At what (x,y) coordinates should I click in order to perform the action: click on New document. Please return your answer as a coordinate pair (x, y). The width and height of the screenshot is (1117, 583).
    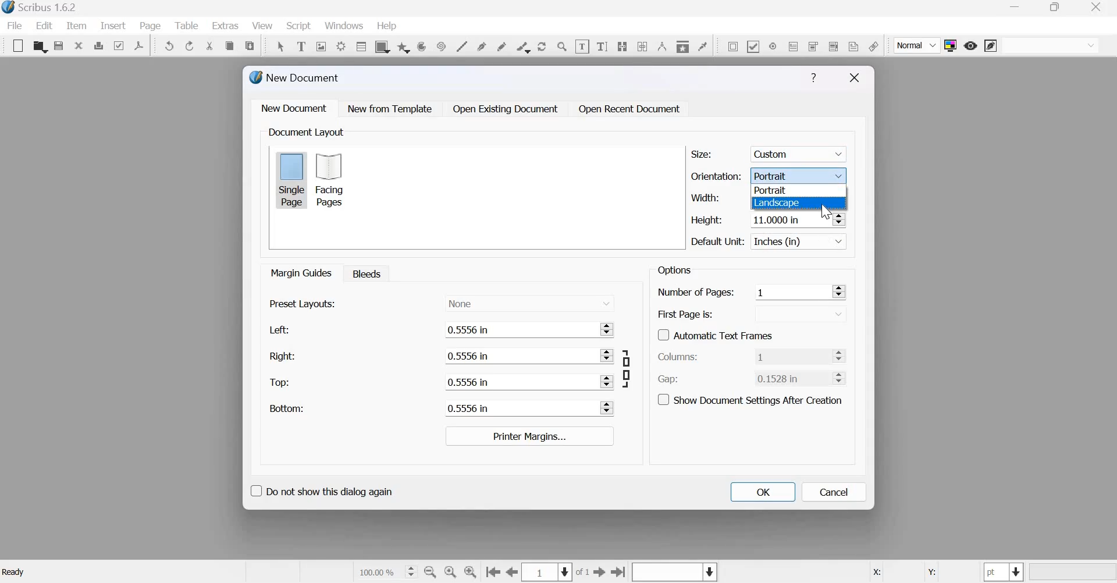
    Looking at the image, I should click on (294, 108).